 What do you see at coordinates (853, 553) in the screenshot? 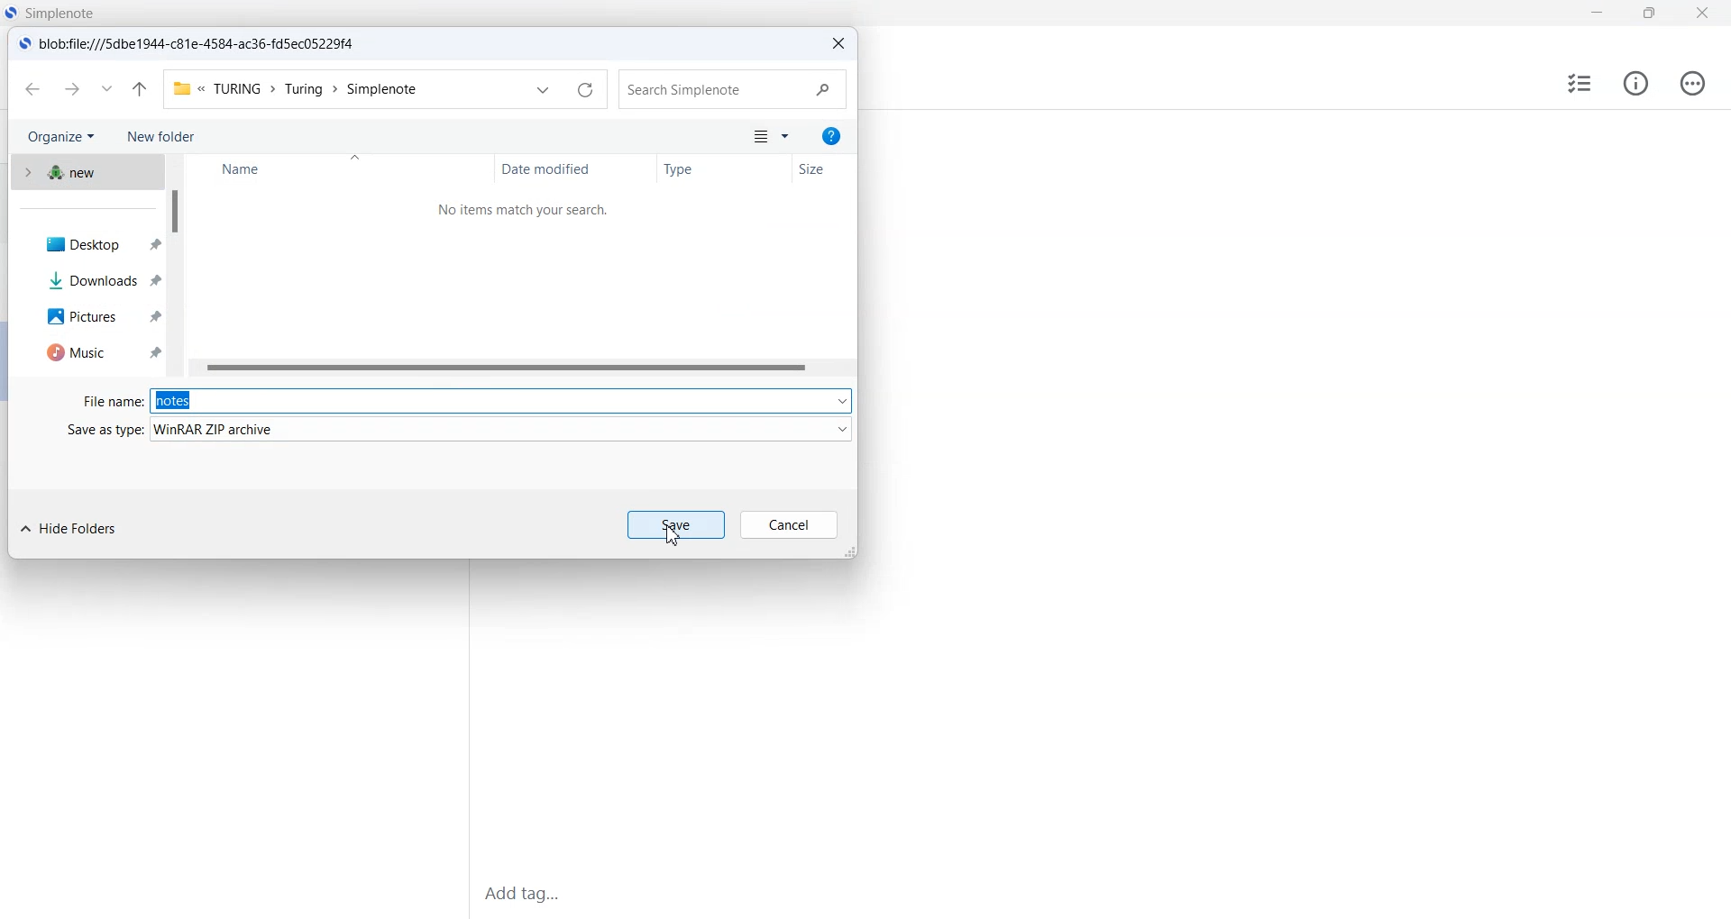
I see `Drag handle` at bounding box center [853, 553].